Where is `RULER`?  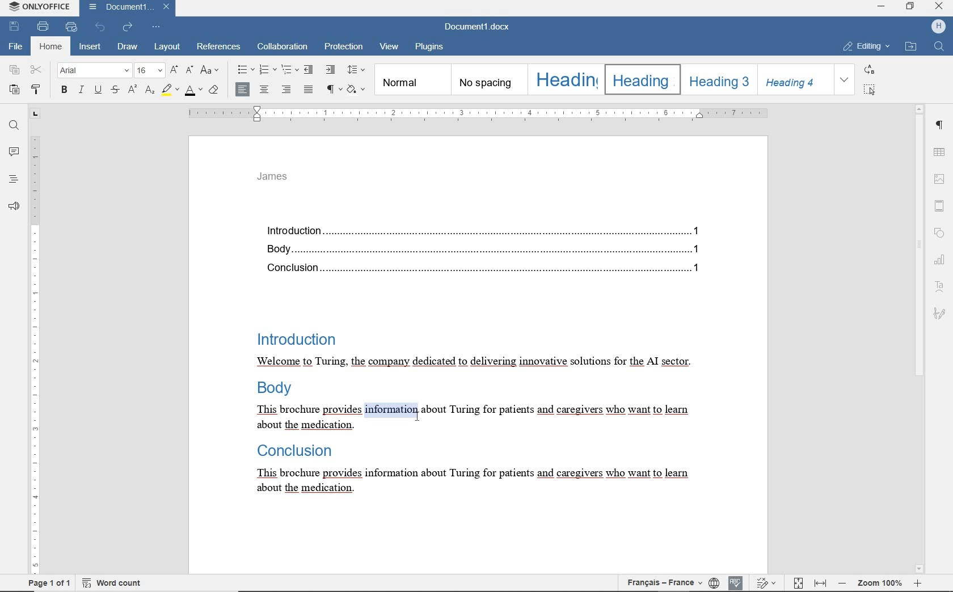
RULER is located at coordinates (476, 114).